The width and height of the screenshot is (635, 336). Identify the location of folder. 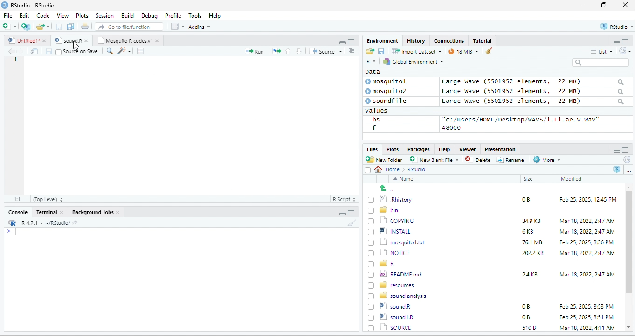
(44, 27).